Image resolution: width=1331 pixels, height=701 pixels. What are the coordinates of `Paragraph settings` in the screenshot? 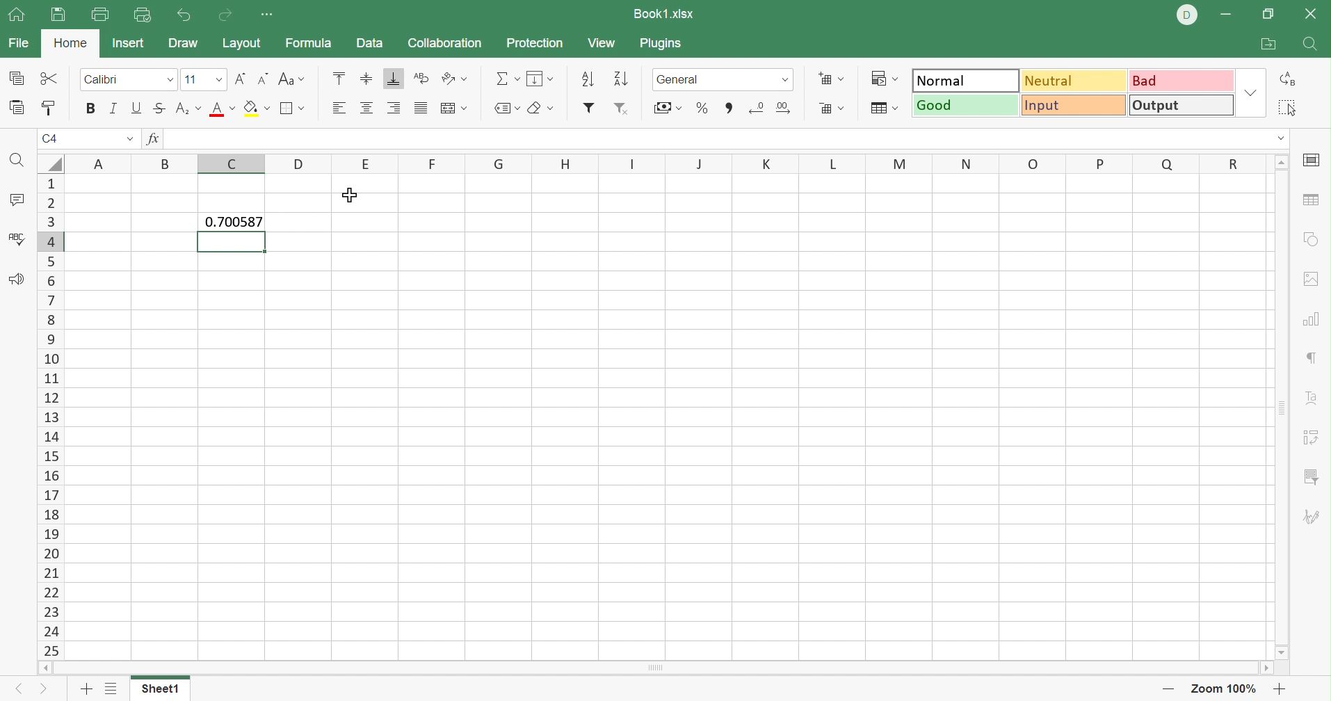 It's located at (1312, 357).